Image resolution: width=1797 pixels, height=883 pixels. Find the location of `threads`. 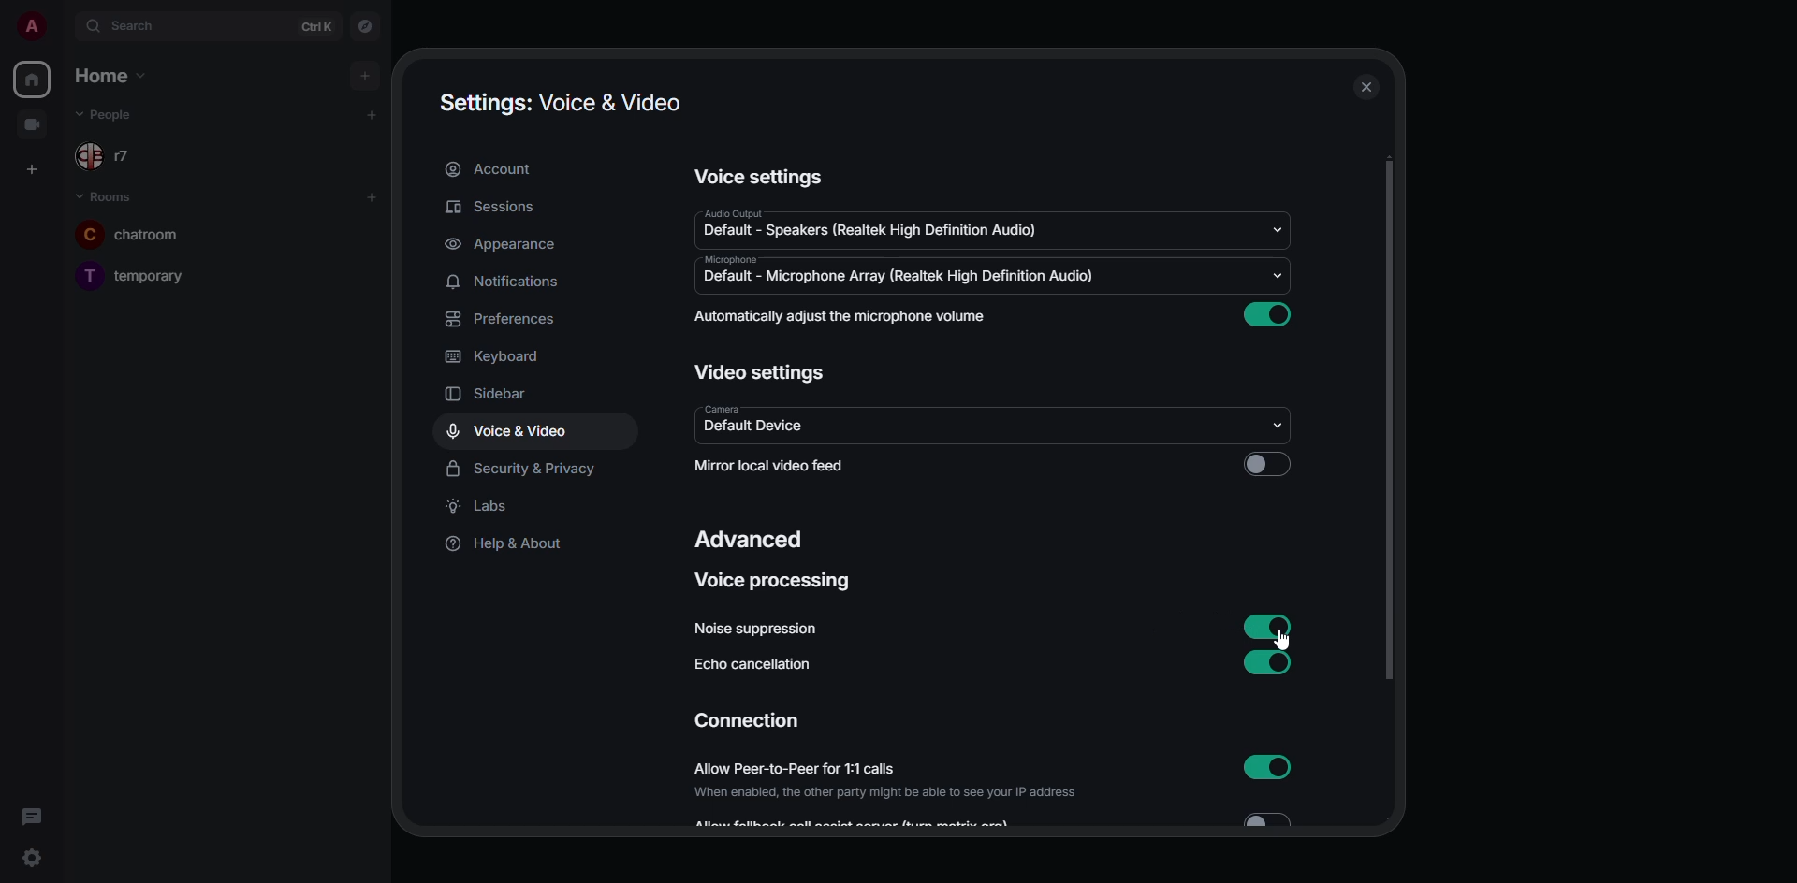

threads is located at coordinates (32, 815).